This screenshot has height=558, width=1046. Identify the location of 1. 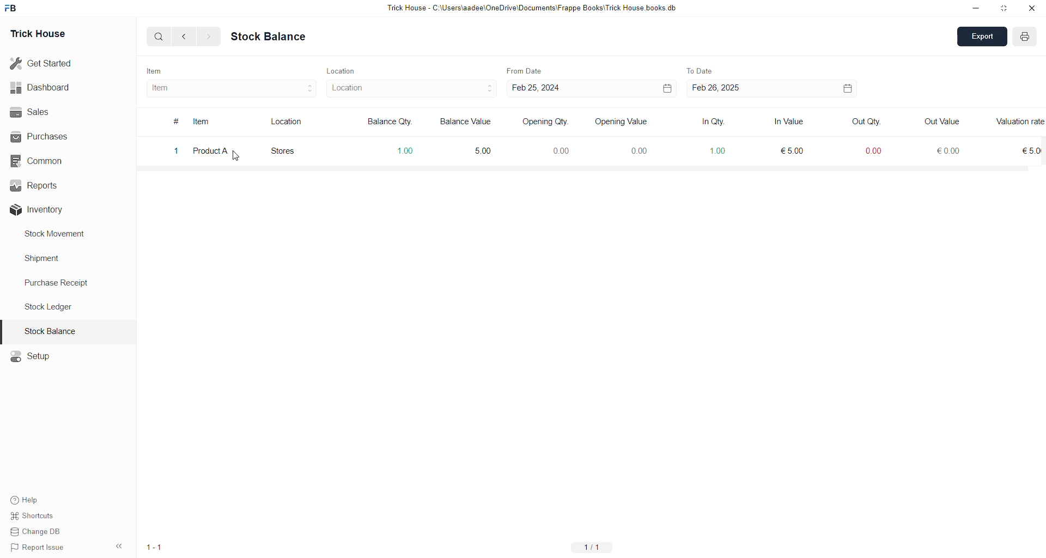
(170, 151).